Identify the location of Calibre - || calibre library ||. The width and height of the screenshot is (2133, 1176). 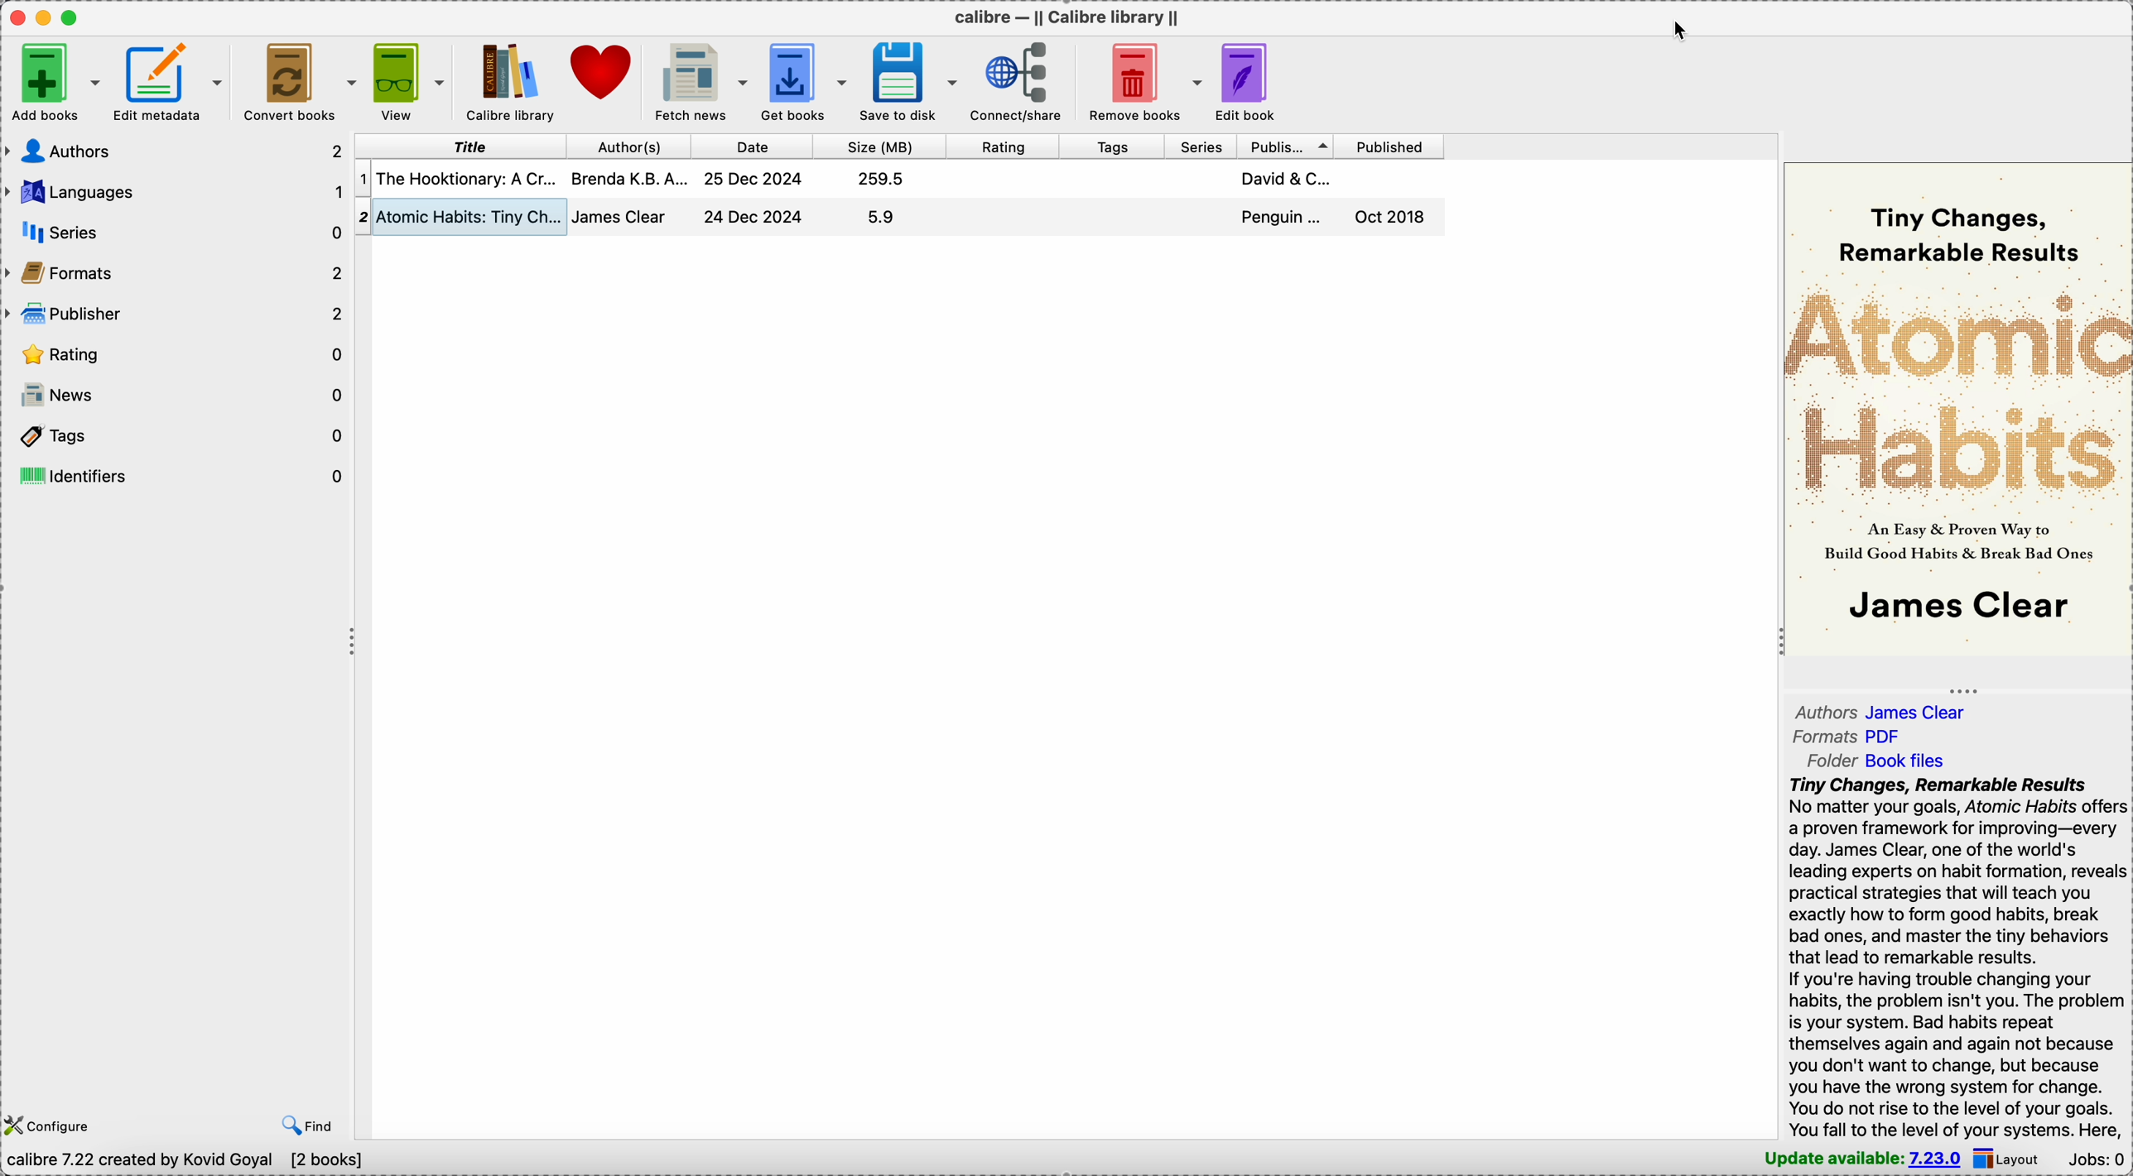
(1069, 17).